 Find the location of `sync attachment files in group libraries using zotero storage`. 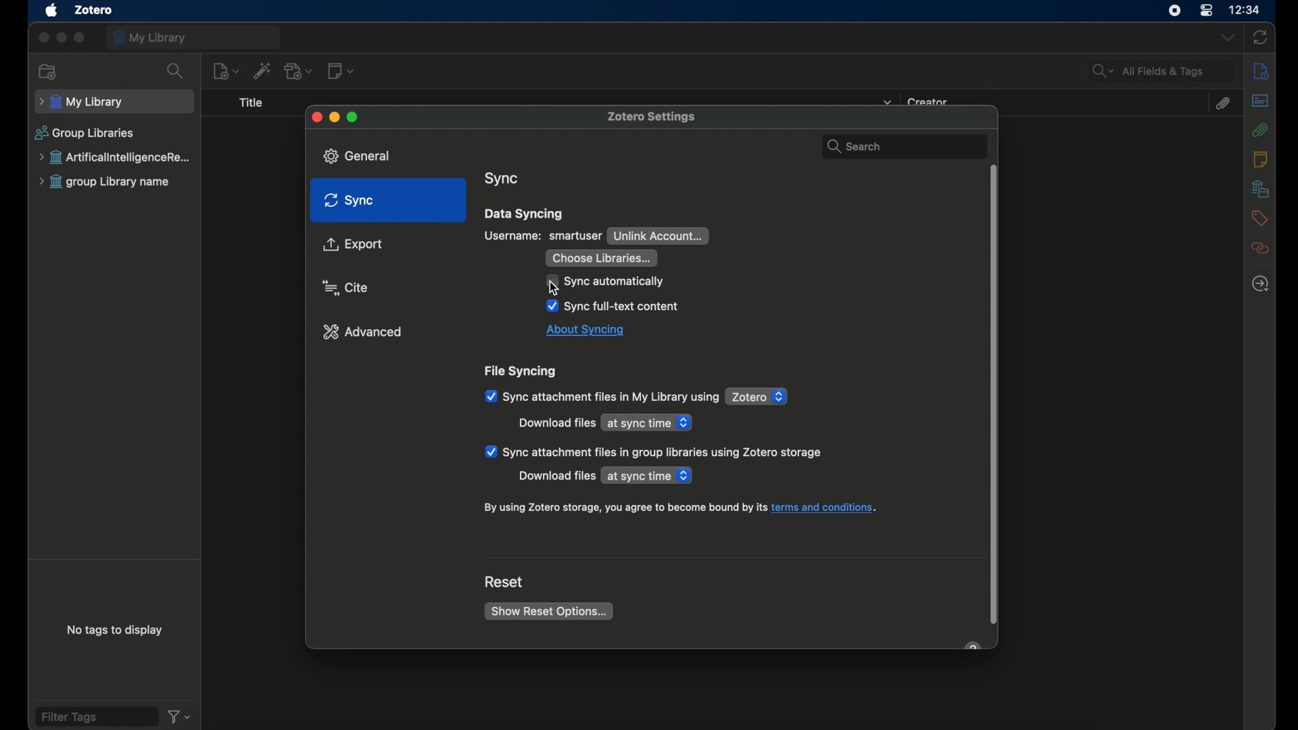

sync attachment files in group libraries using zotero storage is located at coordinates (653, 452).